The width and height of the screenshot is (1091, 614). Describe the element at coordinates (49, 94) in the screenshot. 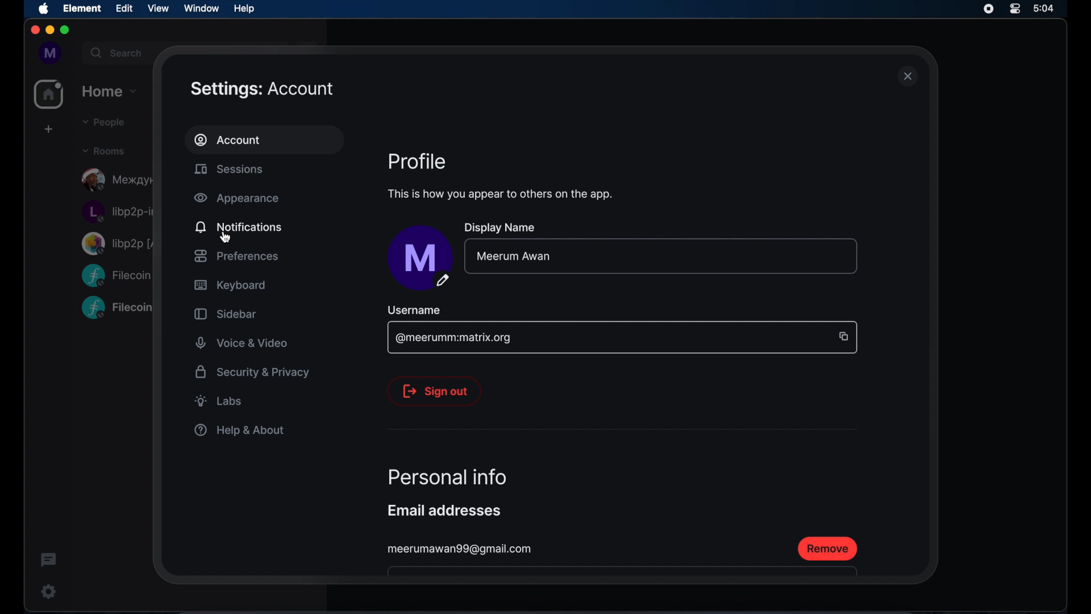

I see `home` at that location.